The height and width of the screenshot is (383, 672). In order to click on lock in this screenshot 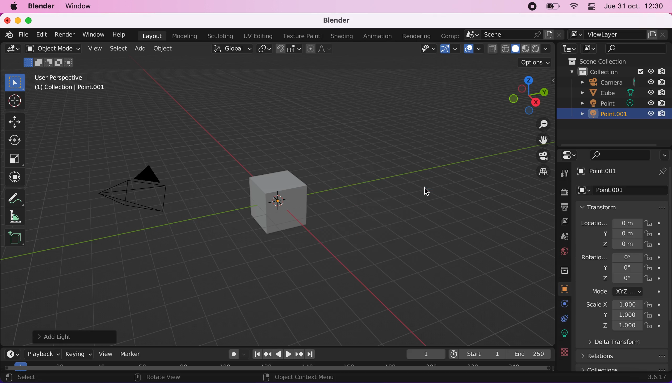, I will do `click(654, 278)`.